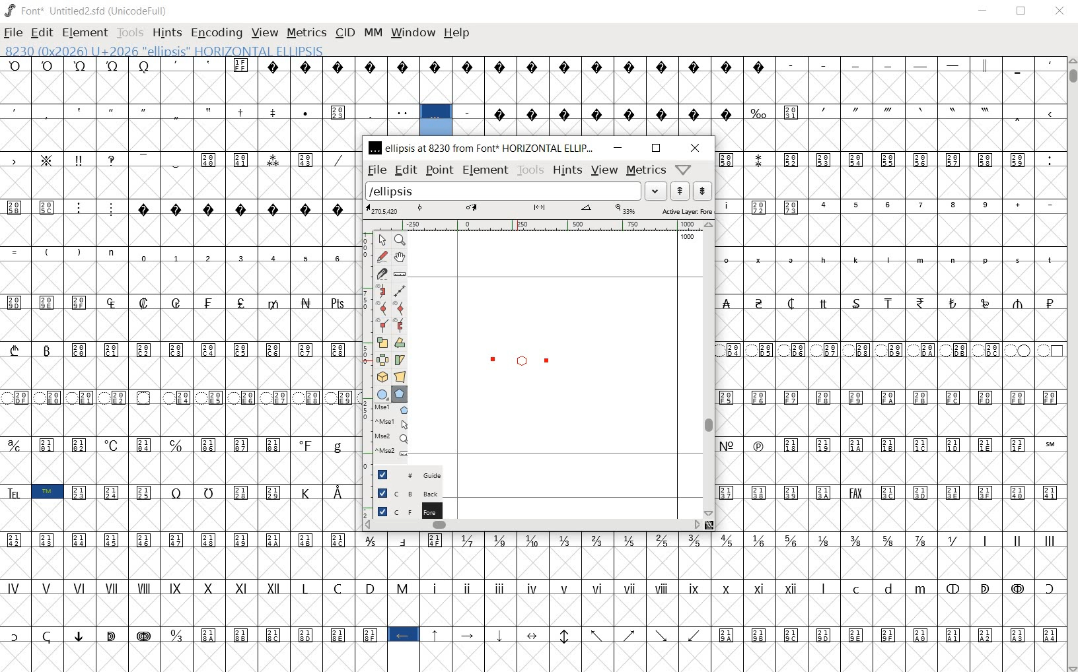 This screenshot has width=1078, height=672. Describe the element at coordinates (531, 170) in the screenshot. I see `tools` at that location.